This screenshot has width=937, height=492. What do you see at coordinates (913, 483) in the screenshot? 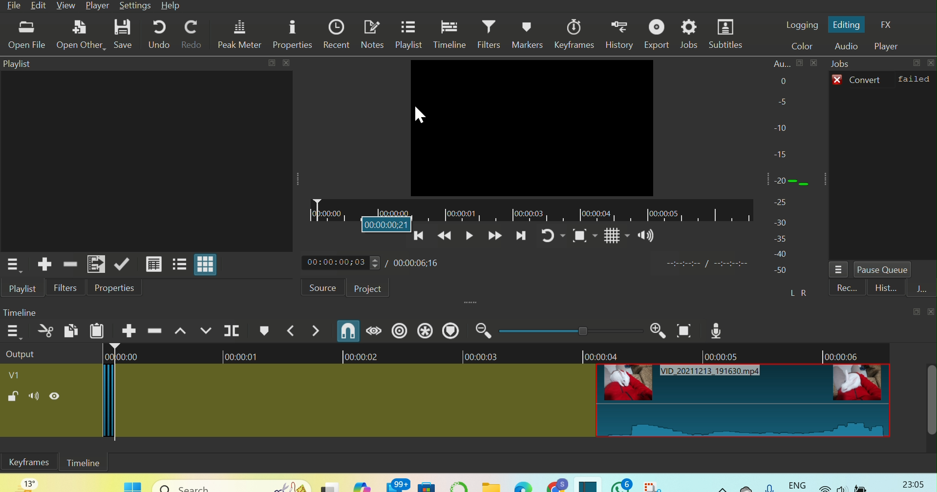
I see `` at bounding box center [913, 483].